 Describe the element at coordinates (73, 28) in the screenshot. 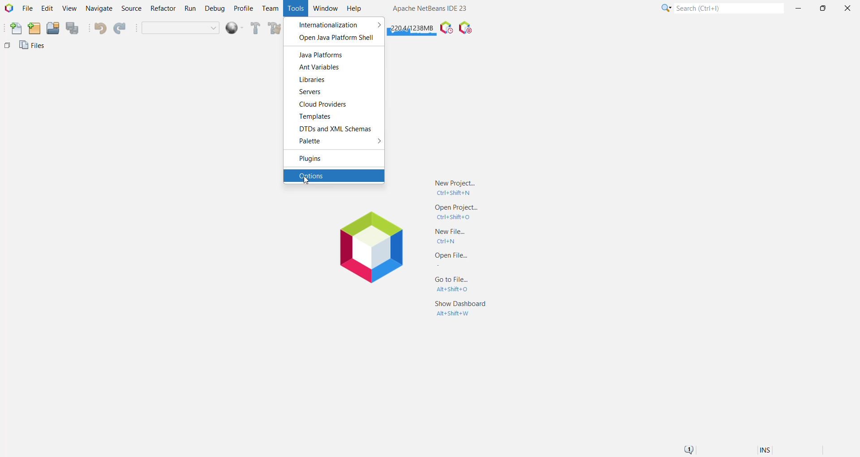

I see `Save All` at that location.